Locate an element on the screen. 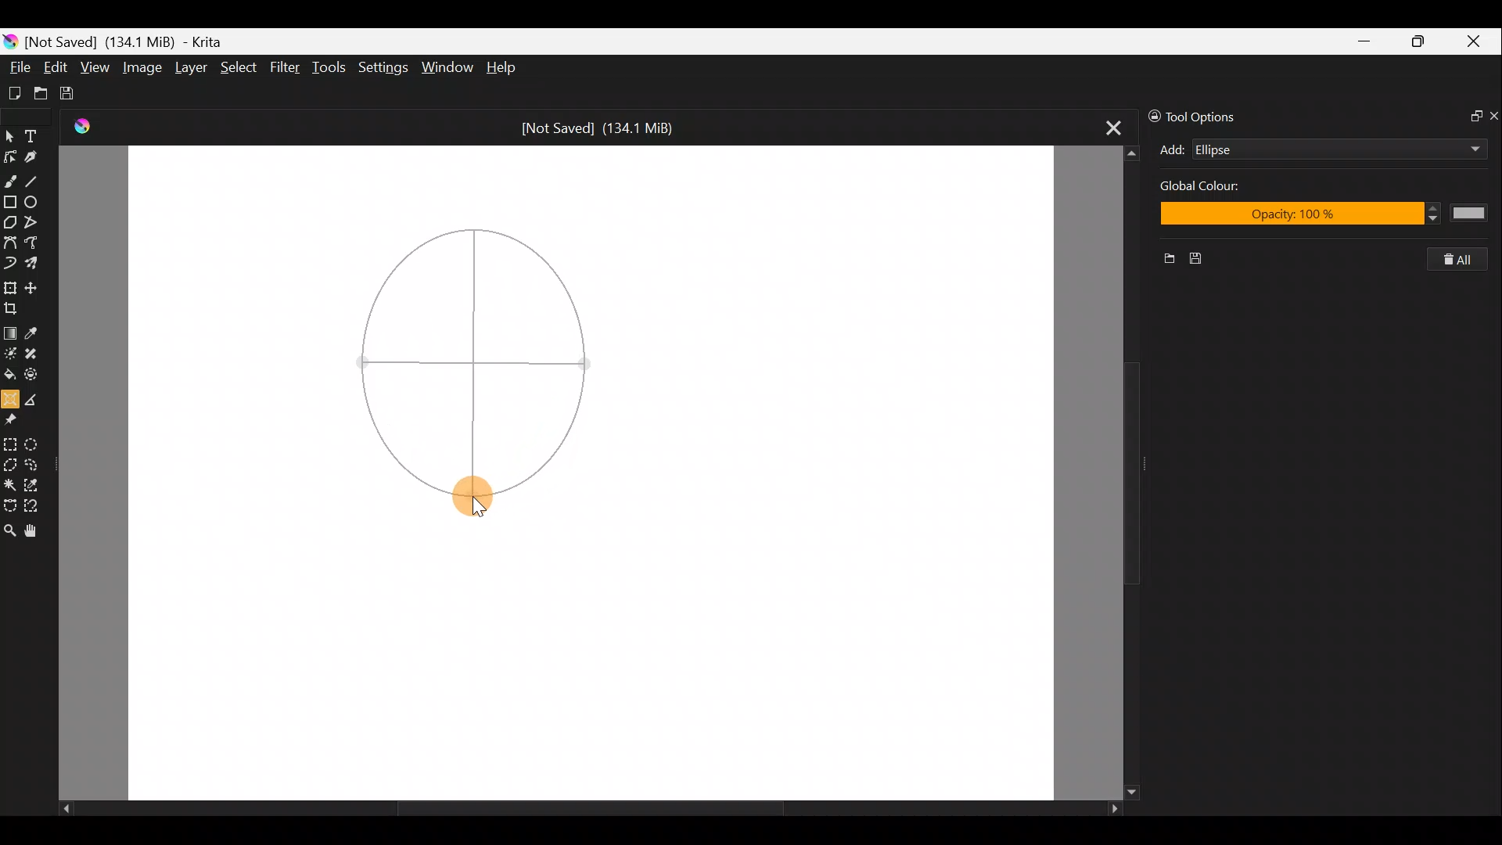 This screenshot has width=1502, height=845. Close tab is located at coordinates (1105, 128).